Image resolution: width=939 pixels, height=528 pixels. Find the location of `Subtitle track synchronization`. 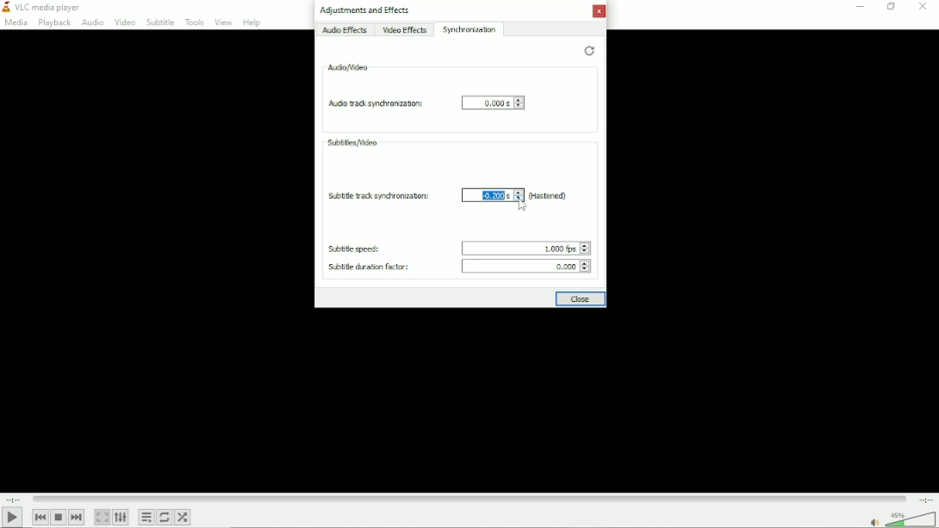

Subtitle track synchronization is located at coordinates (381, 199).